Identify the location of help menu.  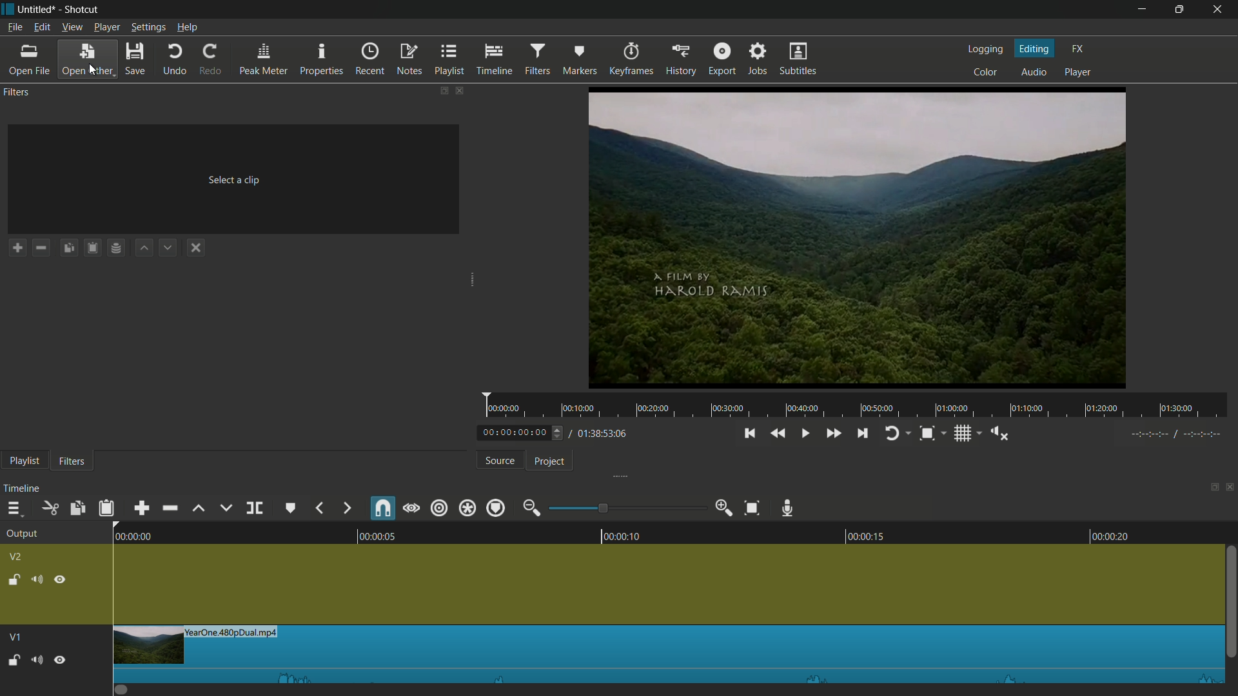
(187, 27).